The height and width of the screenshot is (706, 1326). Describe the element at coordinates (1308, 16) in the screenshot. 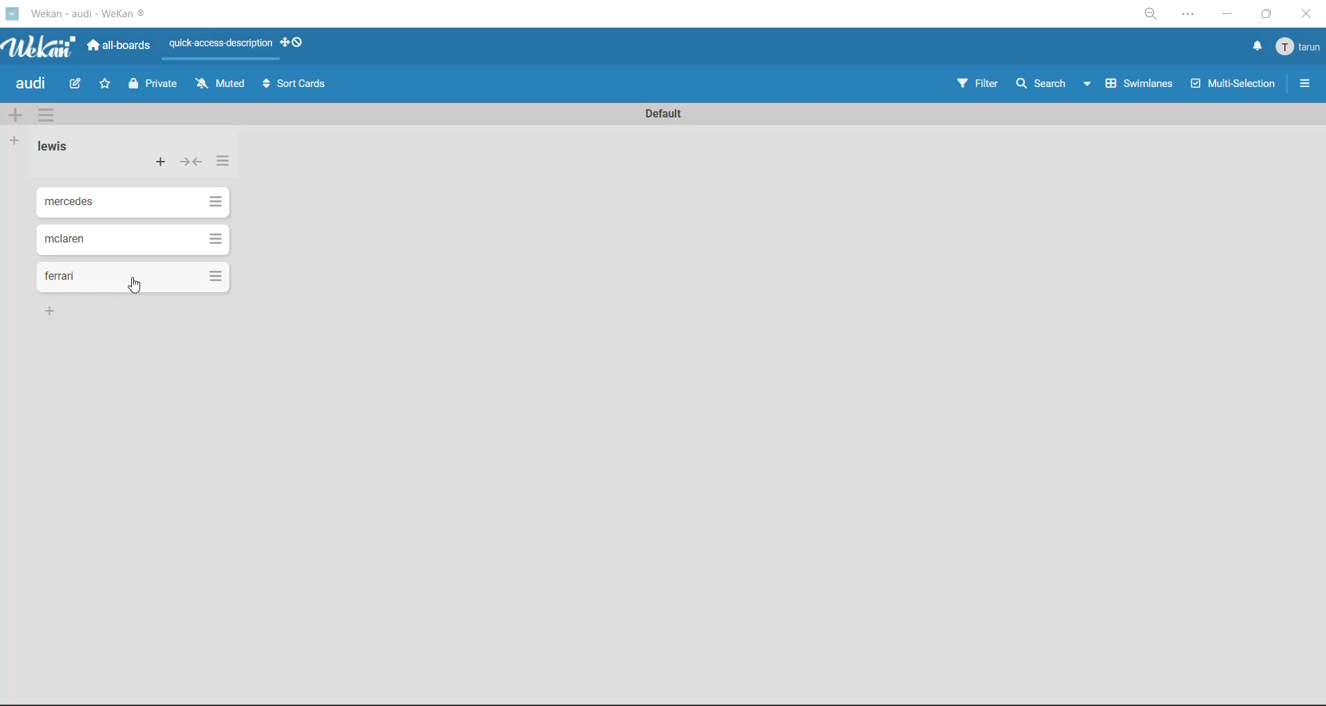

I see `close` at that location.